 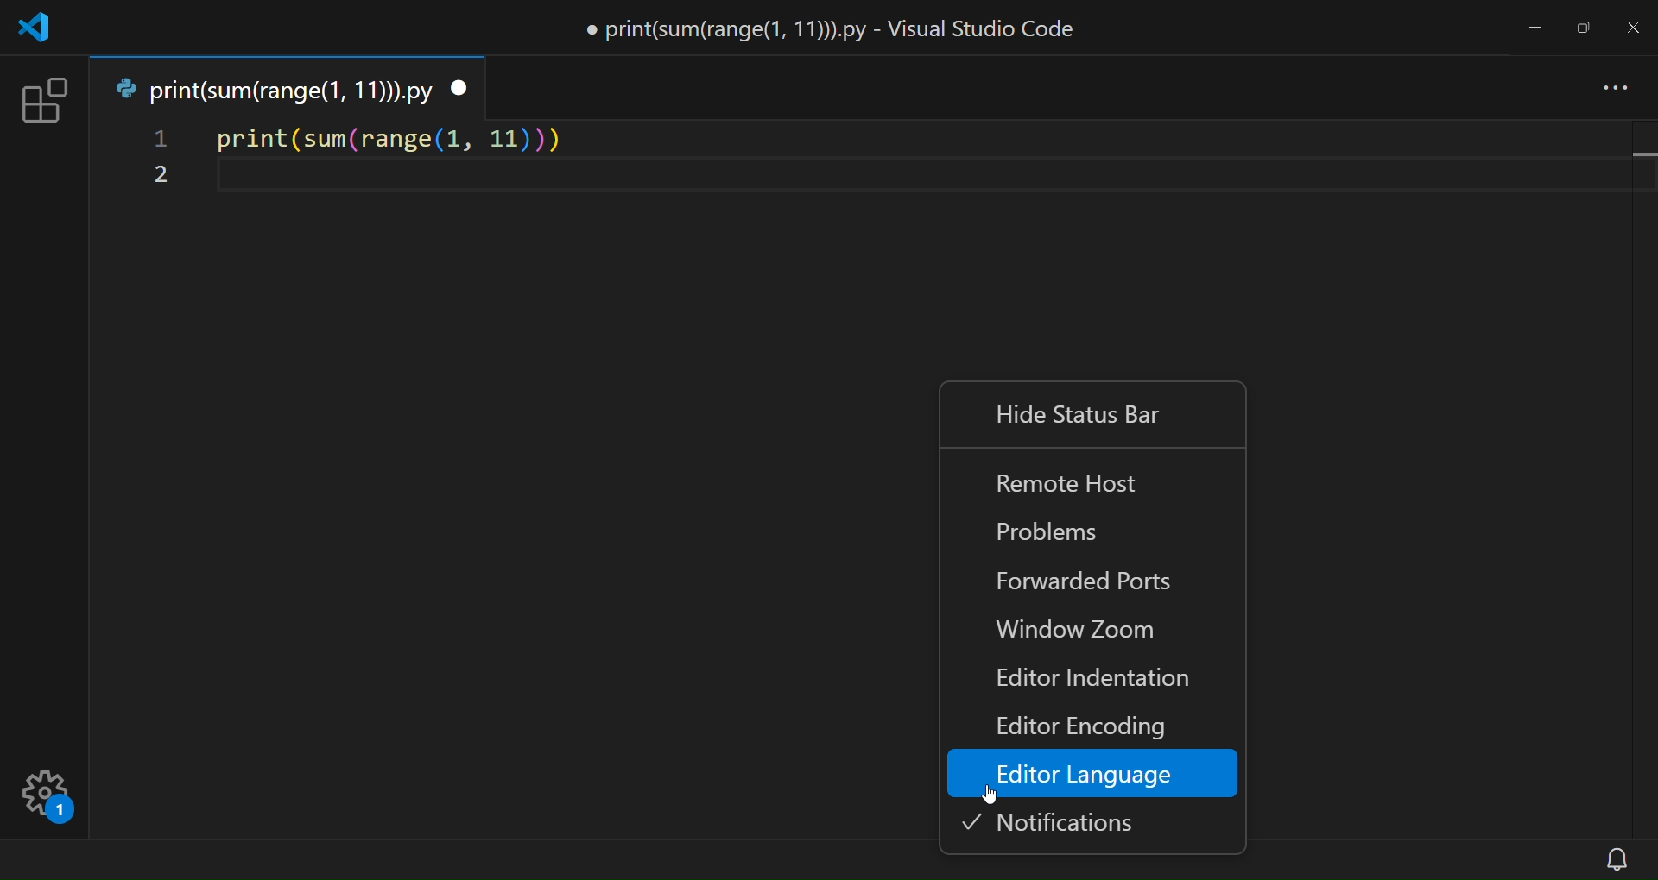 I want to click on print(sum(range(1, 11))), so click(x=392, y=140).